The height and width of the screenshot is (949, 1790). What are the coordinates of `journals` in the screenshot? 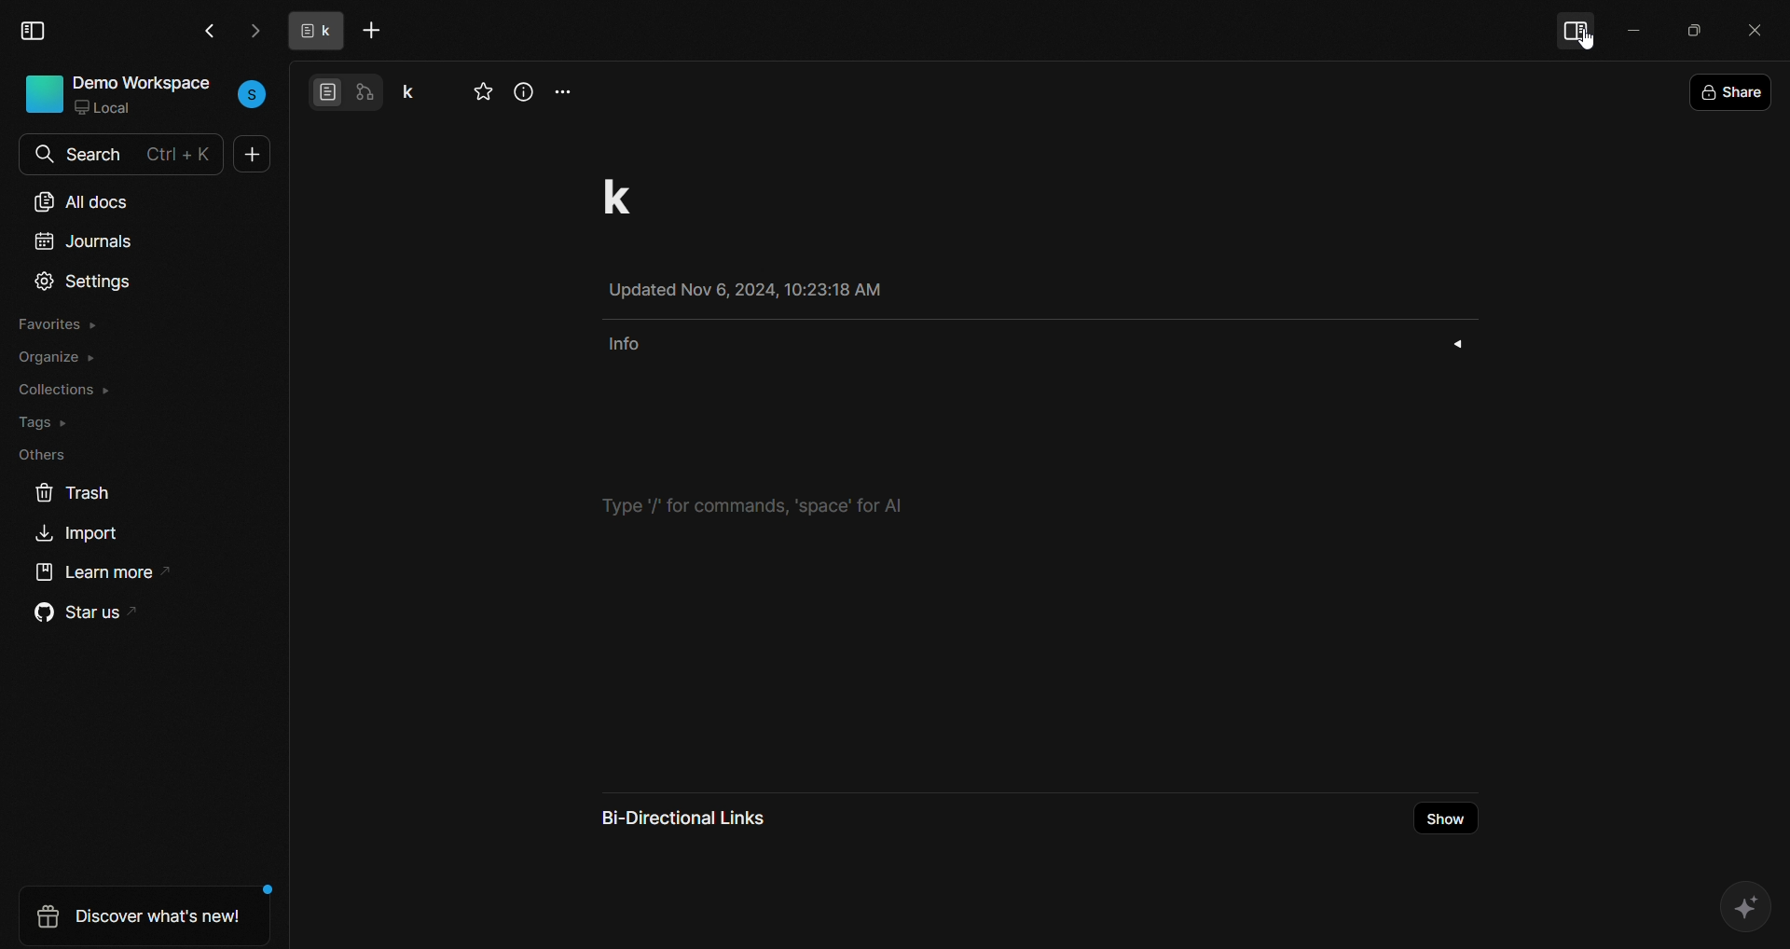 It's located at (82, 245).